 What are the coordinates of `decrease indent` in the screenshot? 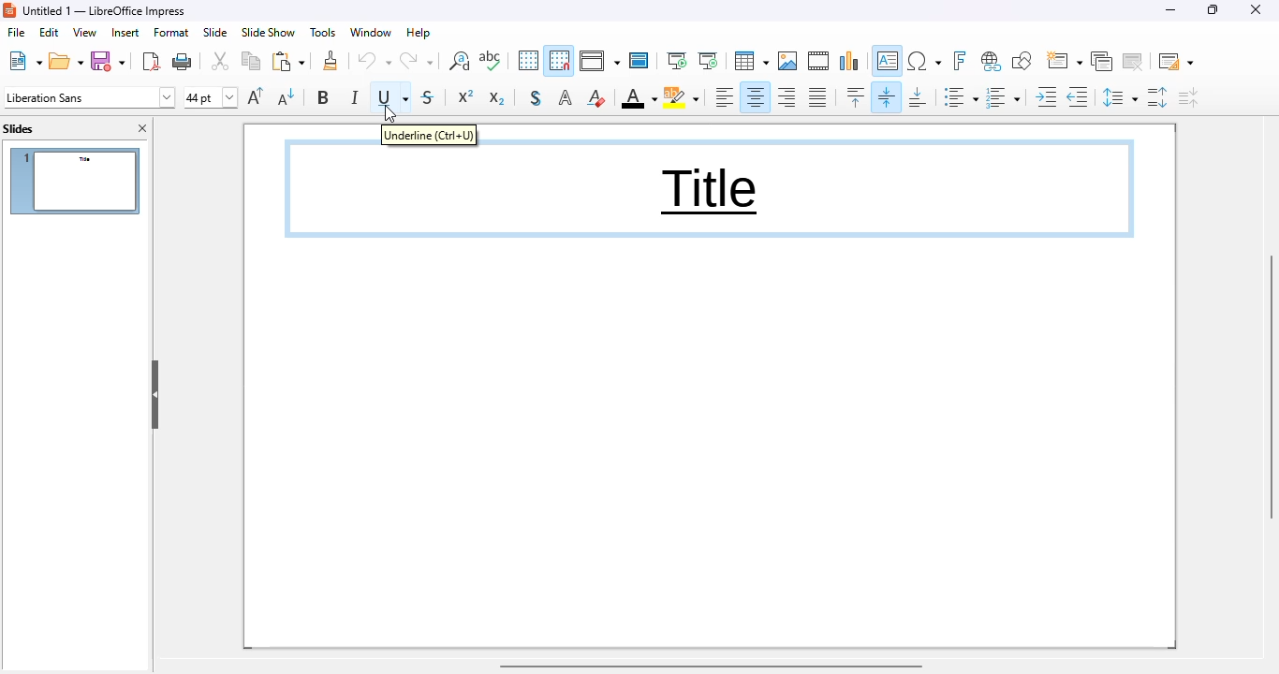 It's located at (1079, 97).